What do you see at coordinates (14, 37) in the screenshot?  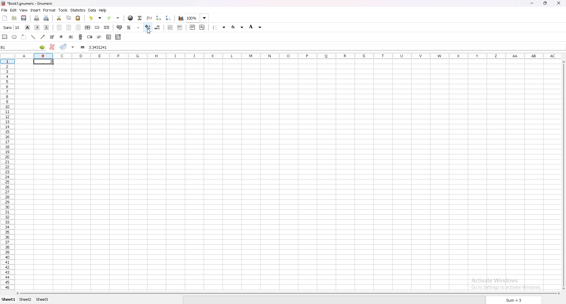 I see `ellipse` at bounding box center [14, 37].